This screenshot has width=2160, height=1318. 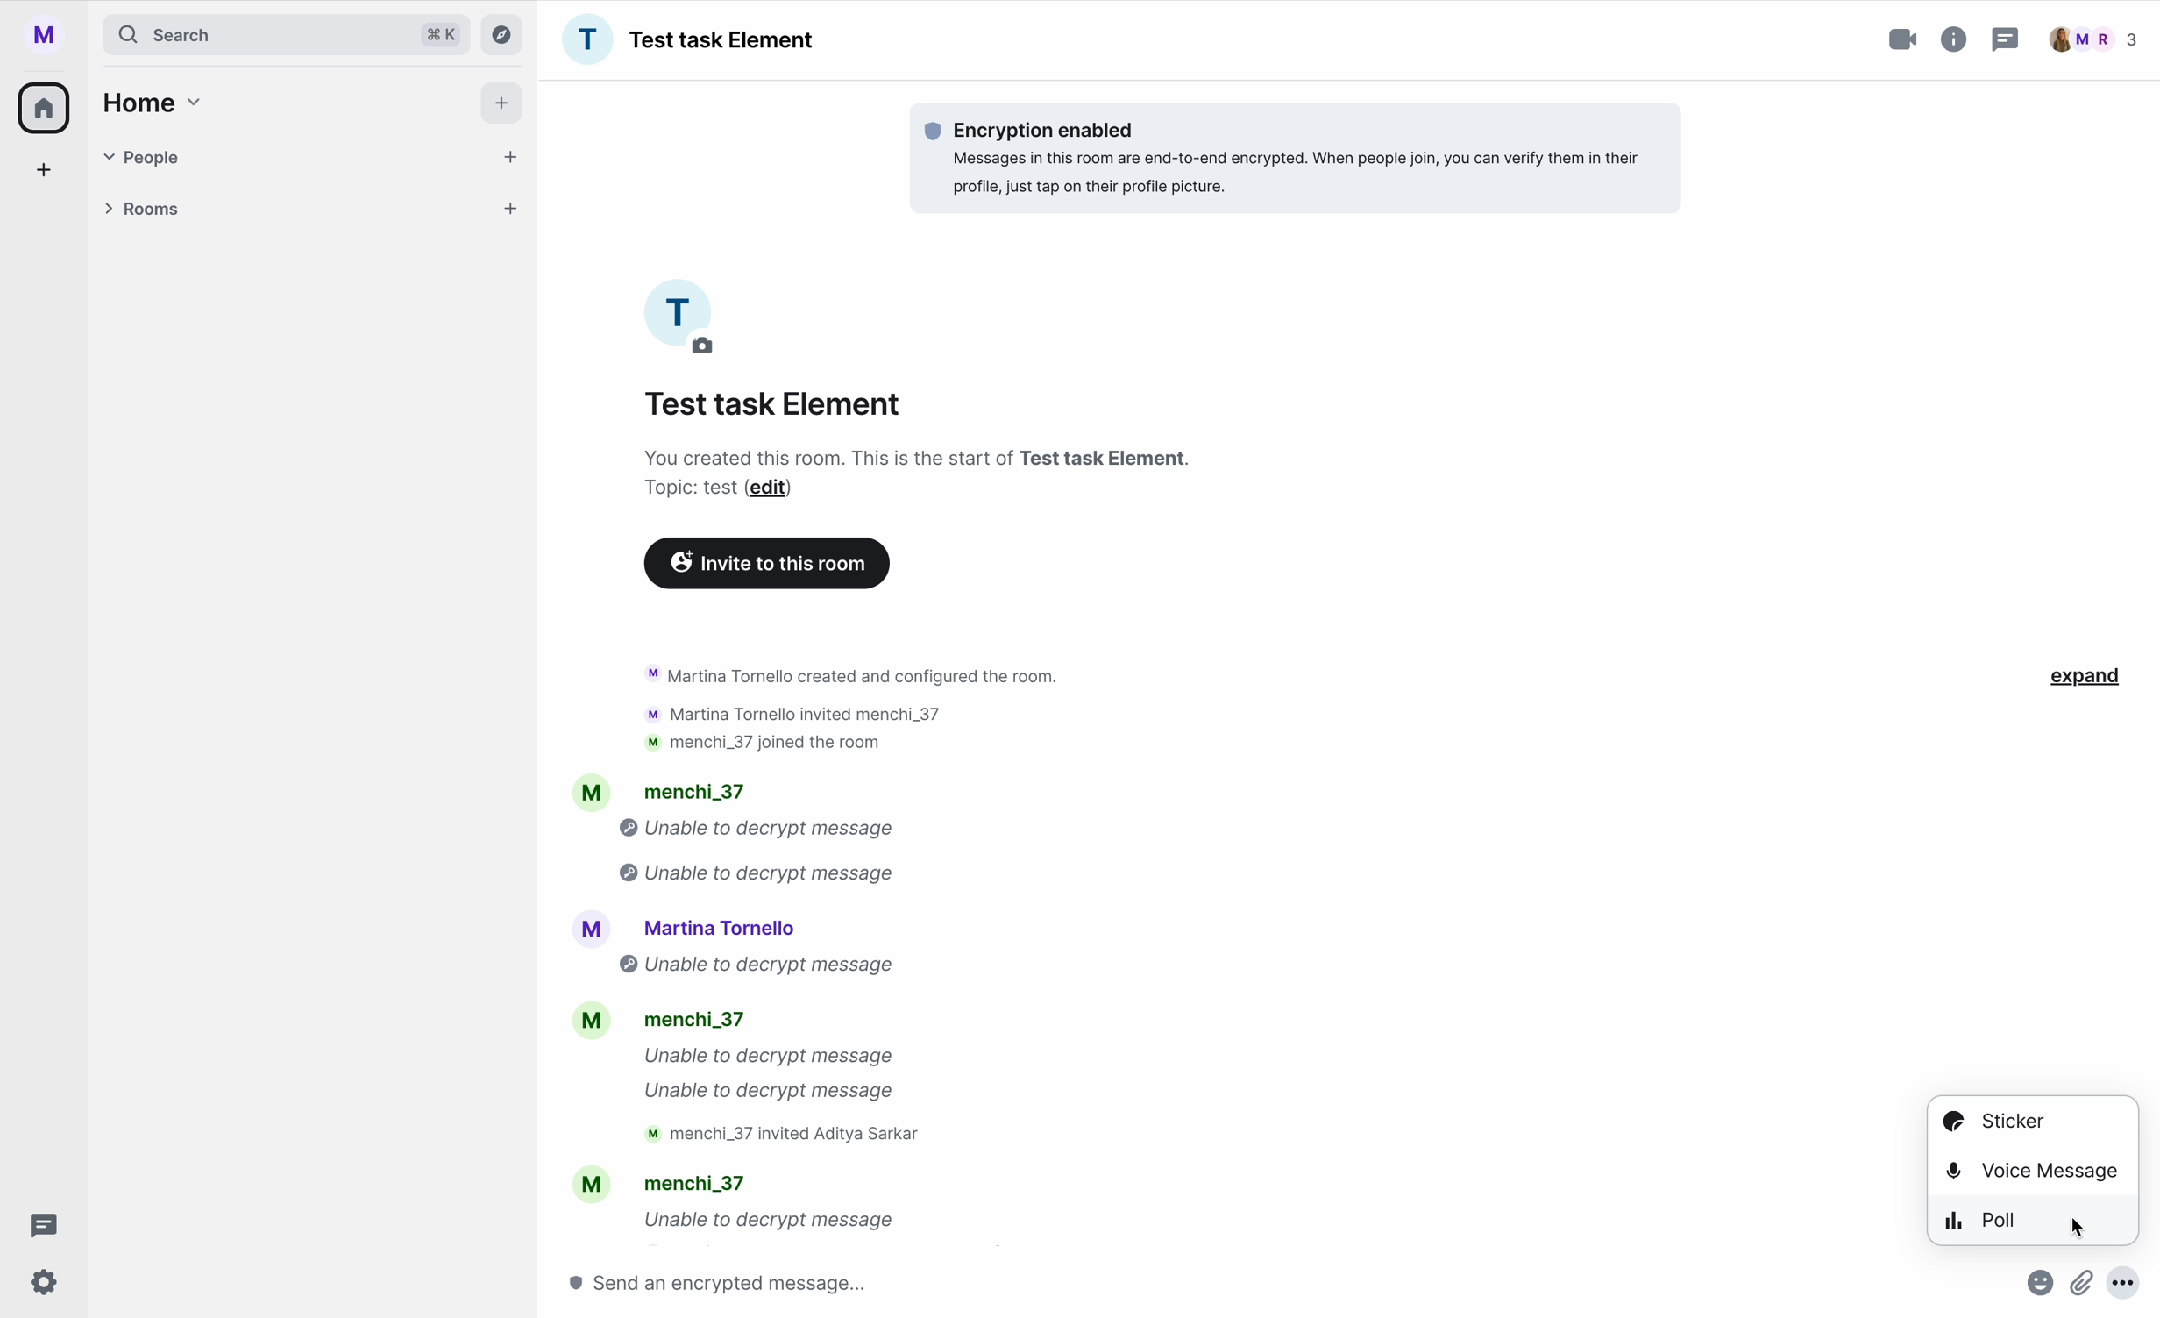 I want to click on invite to this room button, so click(x=767, y=564).